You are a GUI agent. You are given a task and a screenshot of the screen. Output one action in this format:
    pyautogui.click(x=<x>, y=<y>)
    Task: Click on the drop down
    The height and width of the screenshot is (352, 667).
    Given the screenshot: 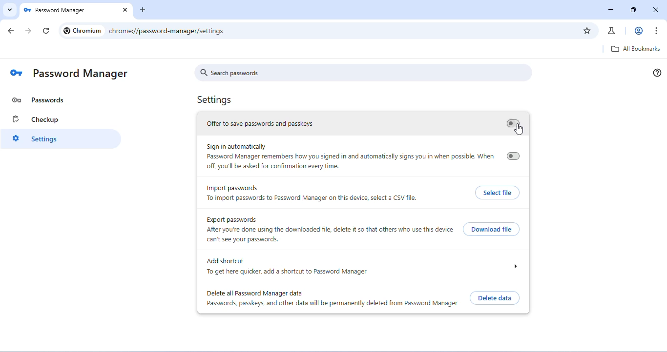 What is the action you would take?
    pyautogui.click(x=515, y=266)
    